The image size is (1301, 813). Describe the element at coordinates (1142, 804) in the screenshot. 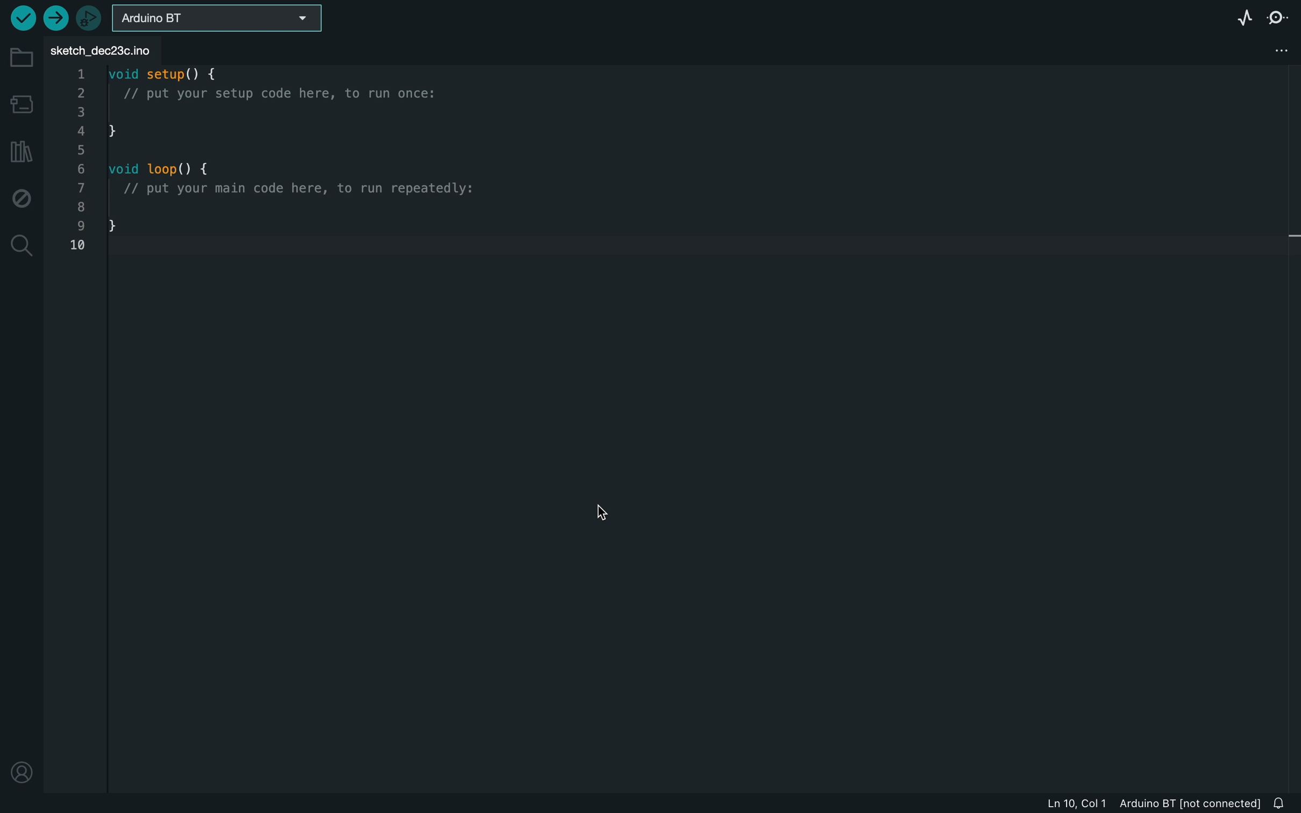

I see `file imformation` at that location.